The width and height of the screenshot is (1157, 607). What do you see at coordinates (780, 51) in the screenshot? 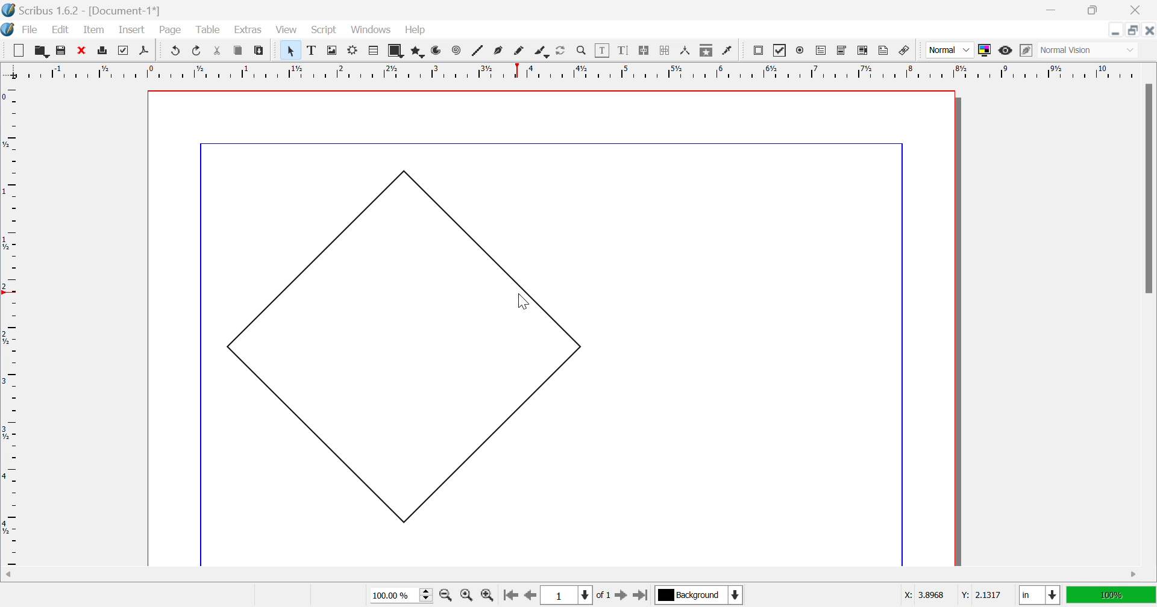
I see `PDF checkbox` at bounding box center [780, 51].